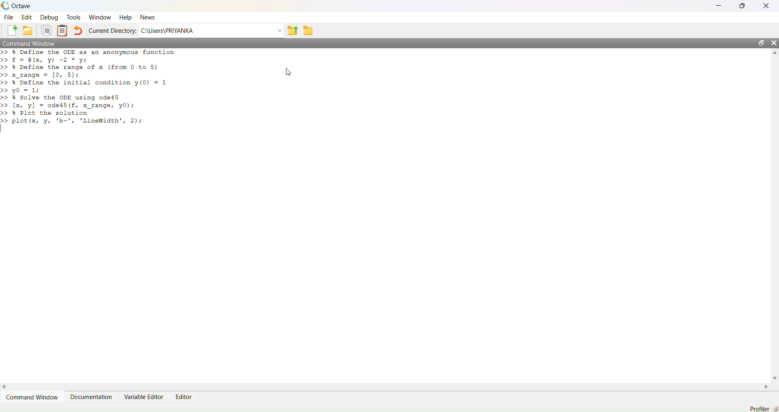 This screenshot has height=412, width=779. Describe the element at coordinates (28, 30) in the screenshot. I see `Open an existing file in editor` at that location.